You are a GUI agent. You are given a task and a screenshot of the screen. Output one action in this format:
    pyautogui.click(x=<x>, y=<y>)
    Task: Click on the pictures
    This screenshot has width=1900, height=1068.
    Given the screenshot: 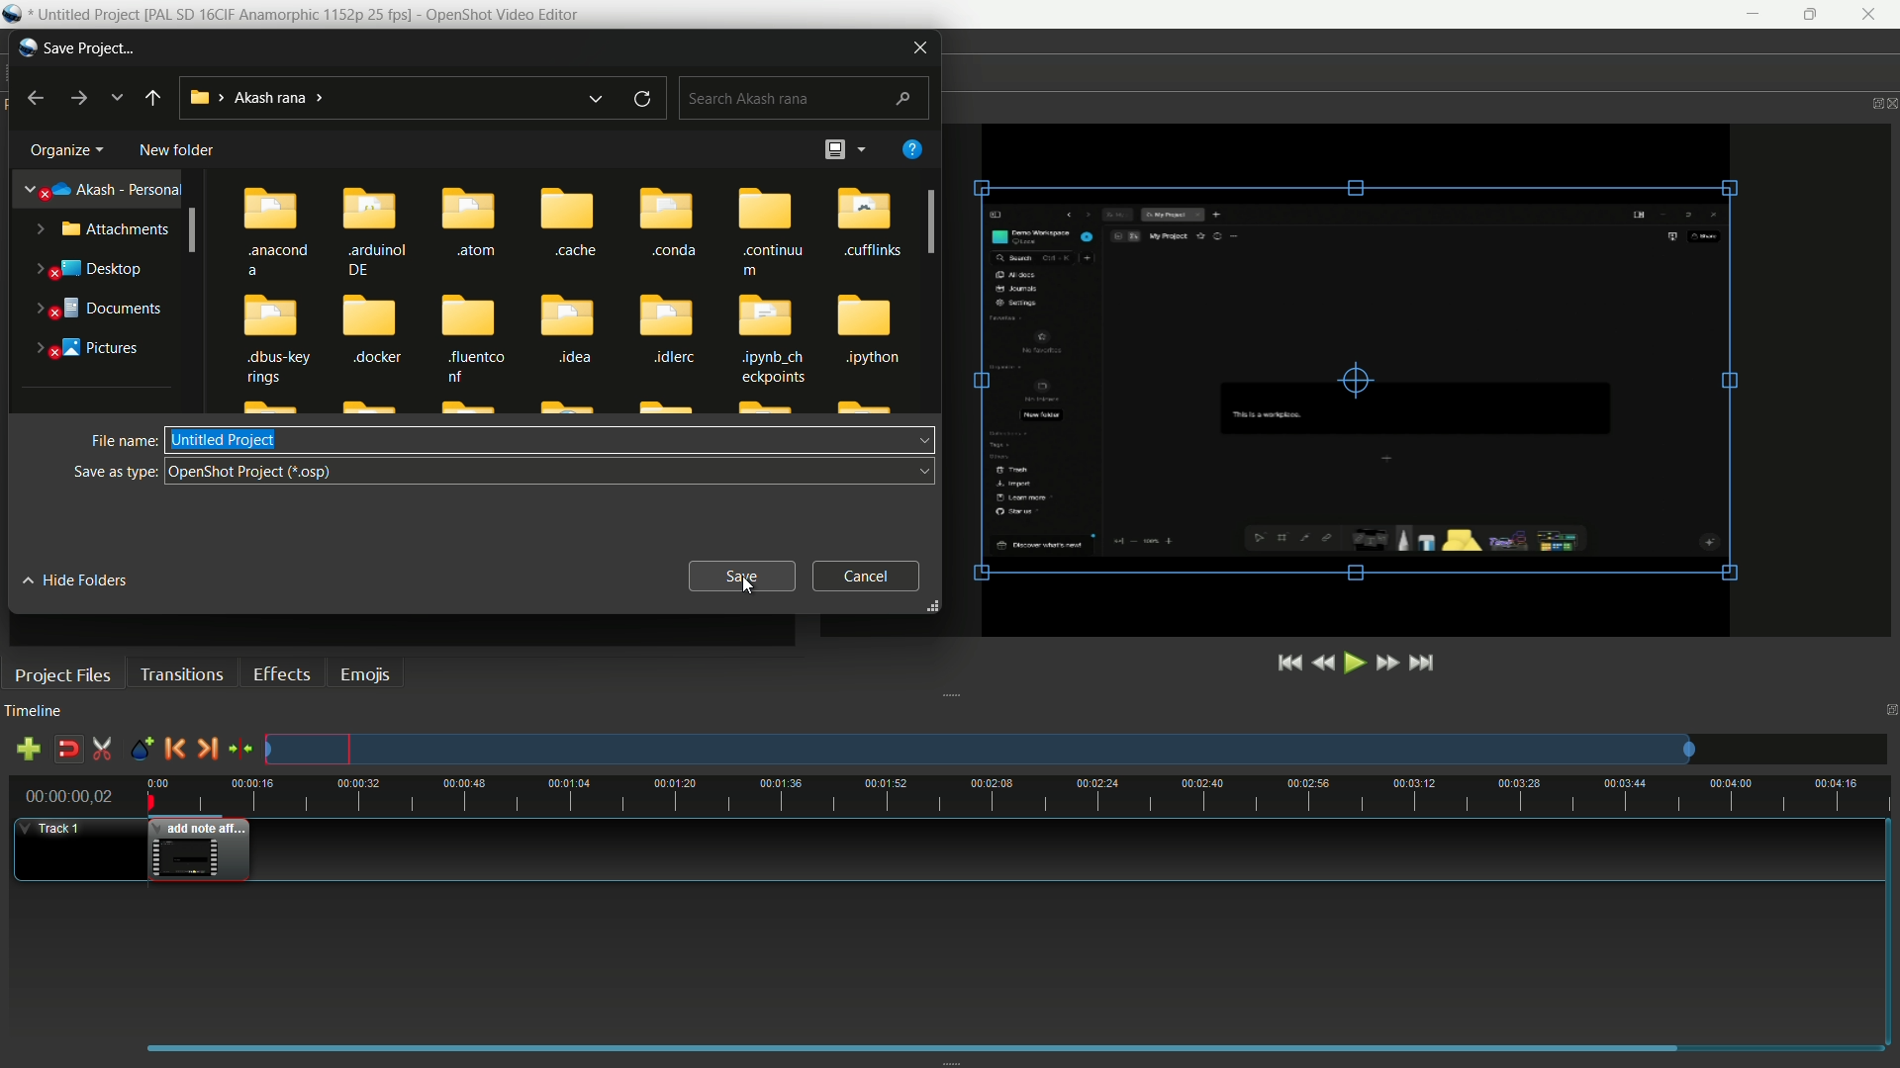 What is the action you would take?
    pyautogui.click(x=88, y=349)
    